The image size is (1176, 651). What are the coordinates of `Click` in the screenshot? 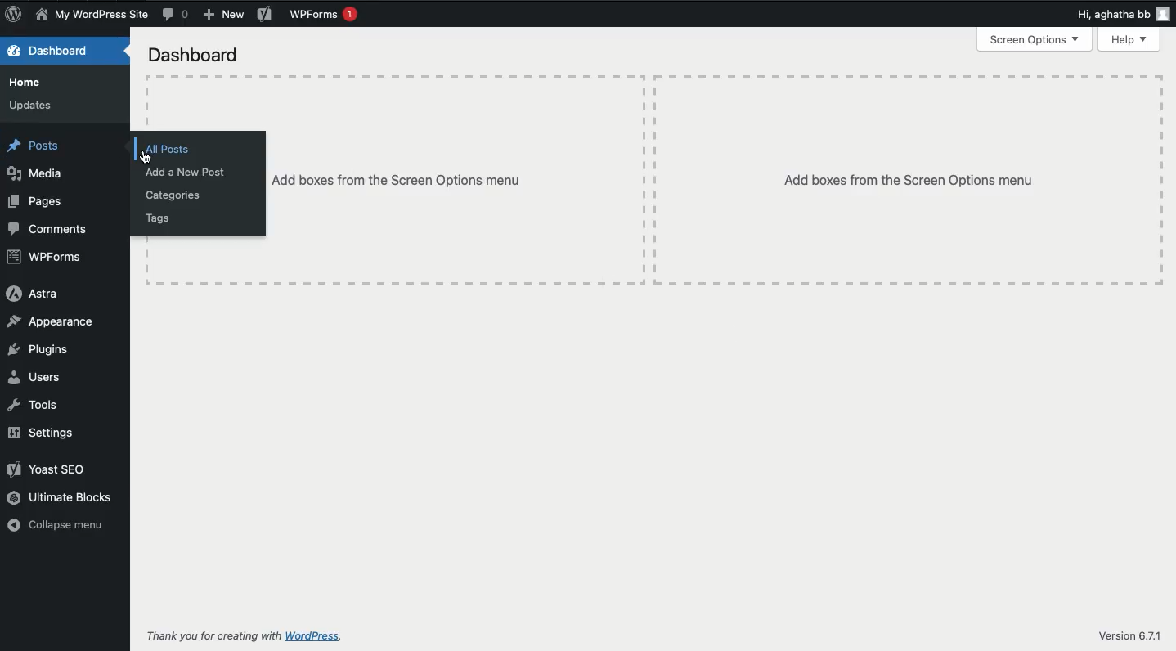 It's located at (149, 157).